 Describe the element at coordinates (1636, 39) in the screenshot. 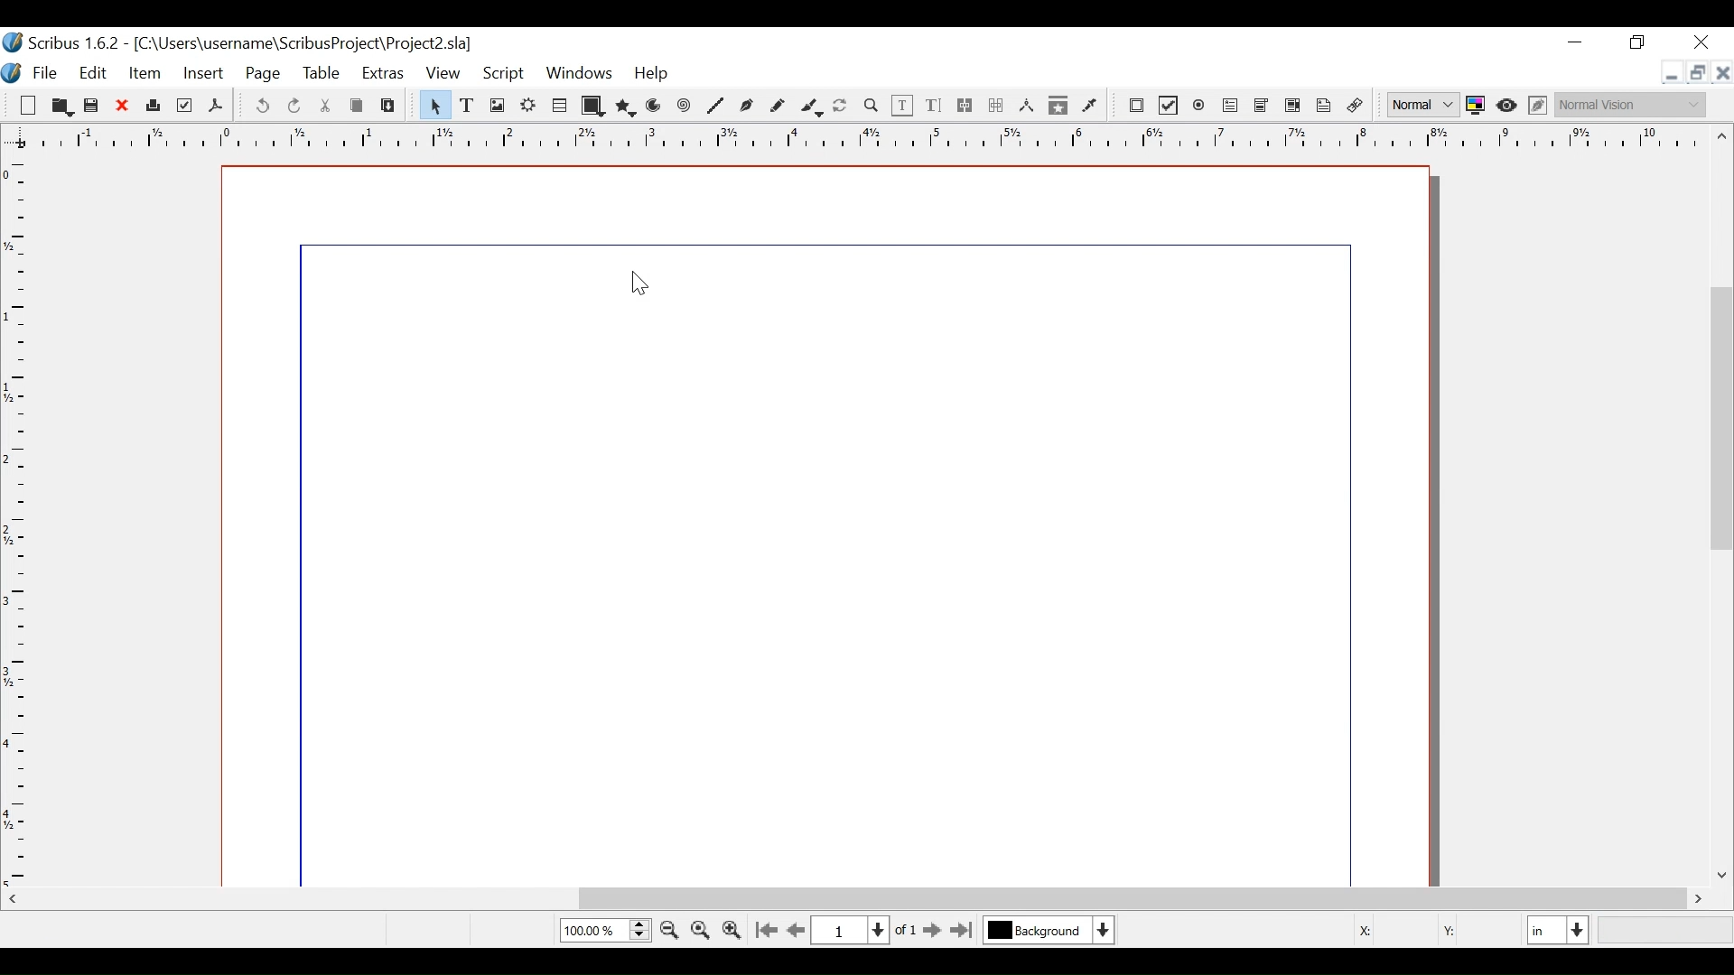

I see `Maximize` at that location.